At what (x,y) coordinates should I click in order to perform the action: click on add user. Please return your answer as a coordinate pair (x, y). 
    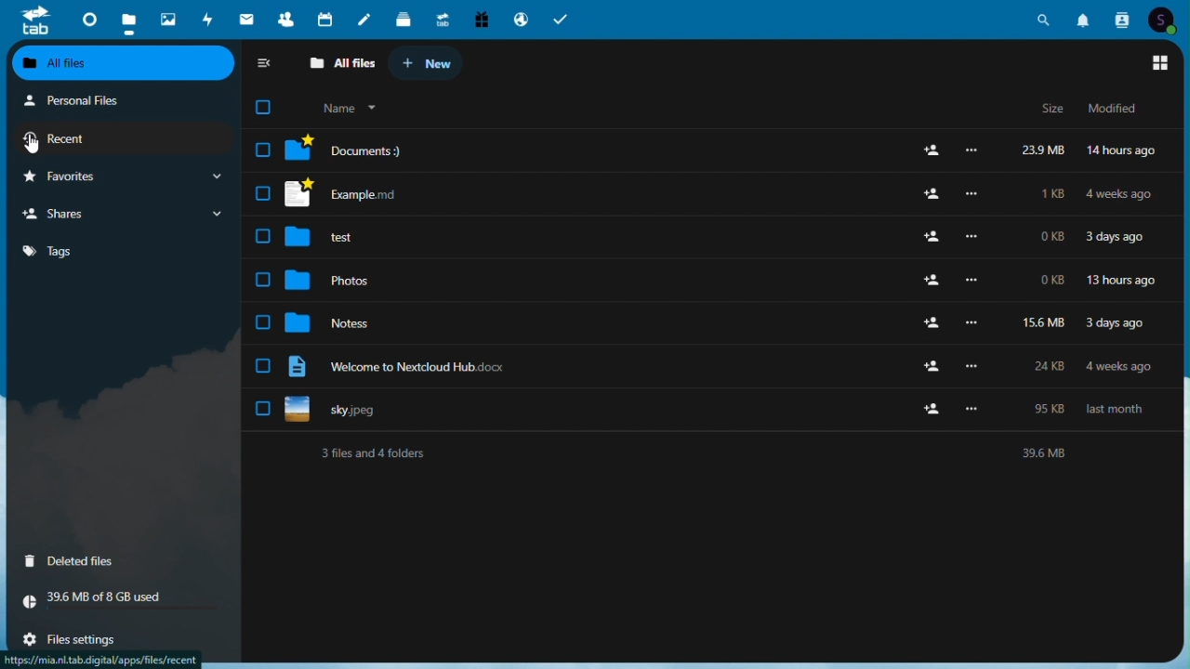
    Looking at the image, I should click on (932, 281).